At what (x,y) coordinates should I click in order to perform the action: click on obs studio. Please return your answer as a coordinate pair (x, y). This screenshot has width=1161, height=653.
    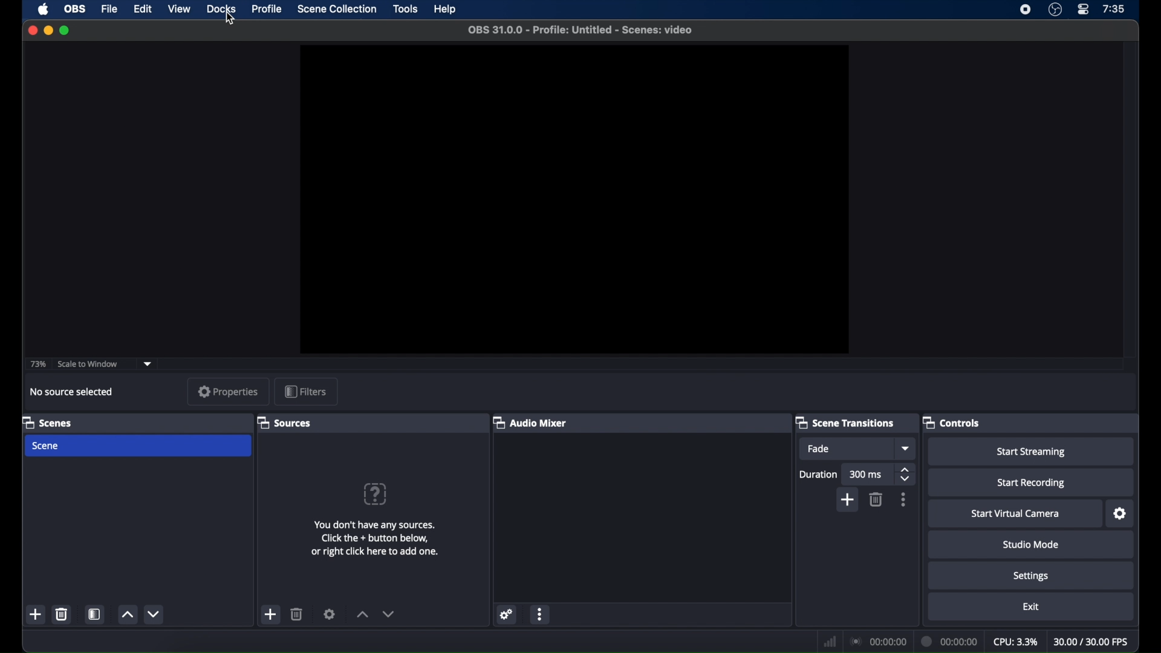
    Looking at the image, I should click on (1055, 10).